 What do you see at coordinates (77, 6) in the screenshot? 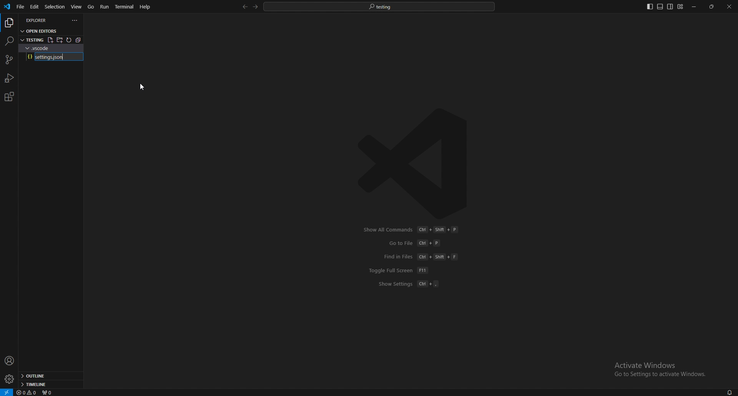
I see `view` at bounding box center [77, 6].